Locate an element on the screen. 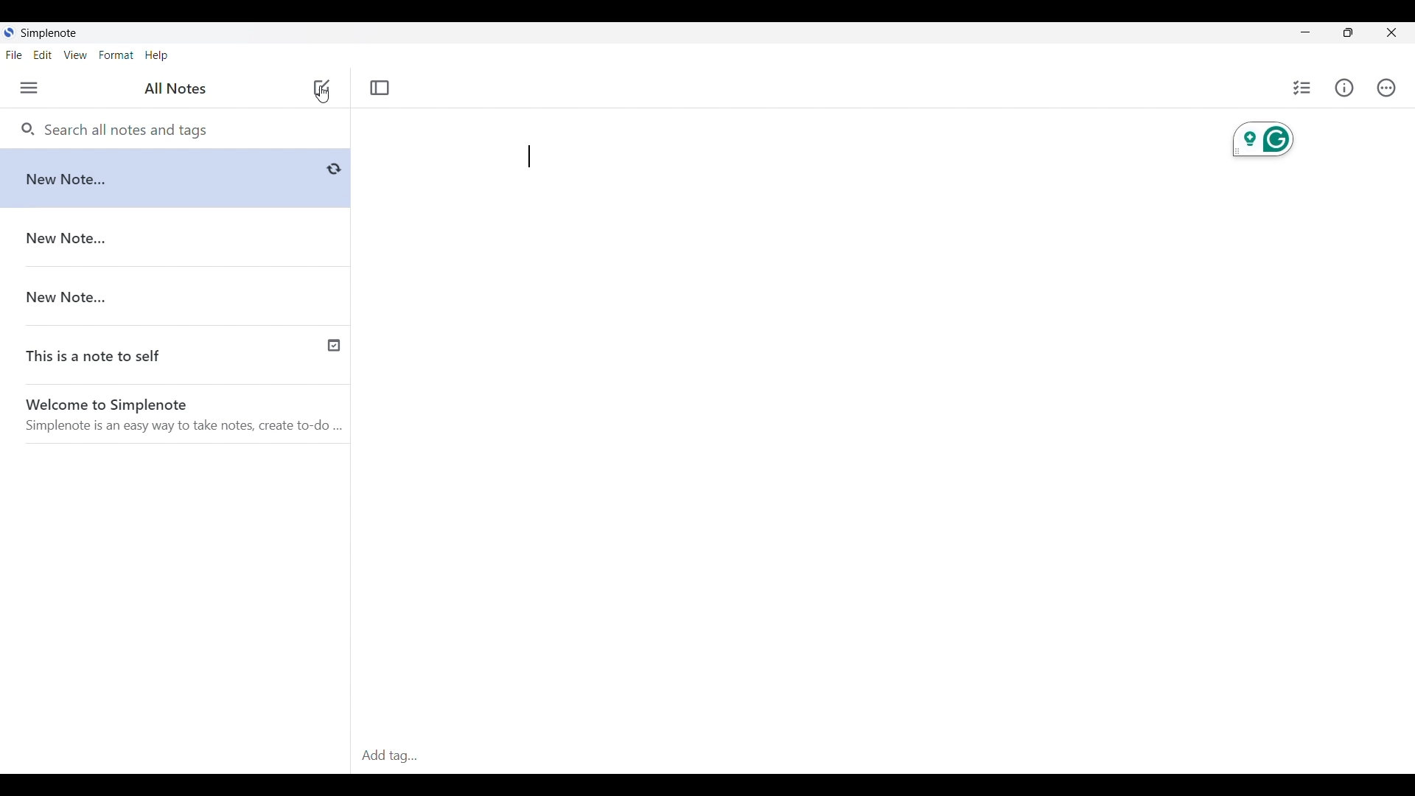  This is a note to self is located at coordinates (122, 357).